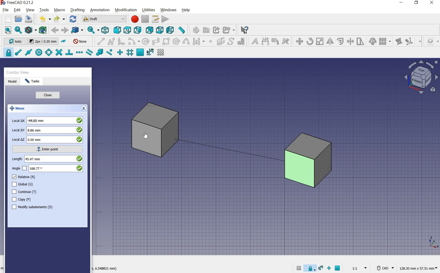  Describe the element at coordinates (18, 73) in the screenshot. I see `combo view` at that location.